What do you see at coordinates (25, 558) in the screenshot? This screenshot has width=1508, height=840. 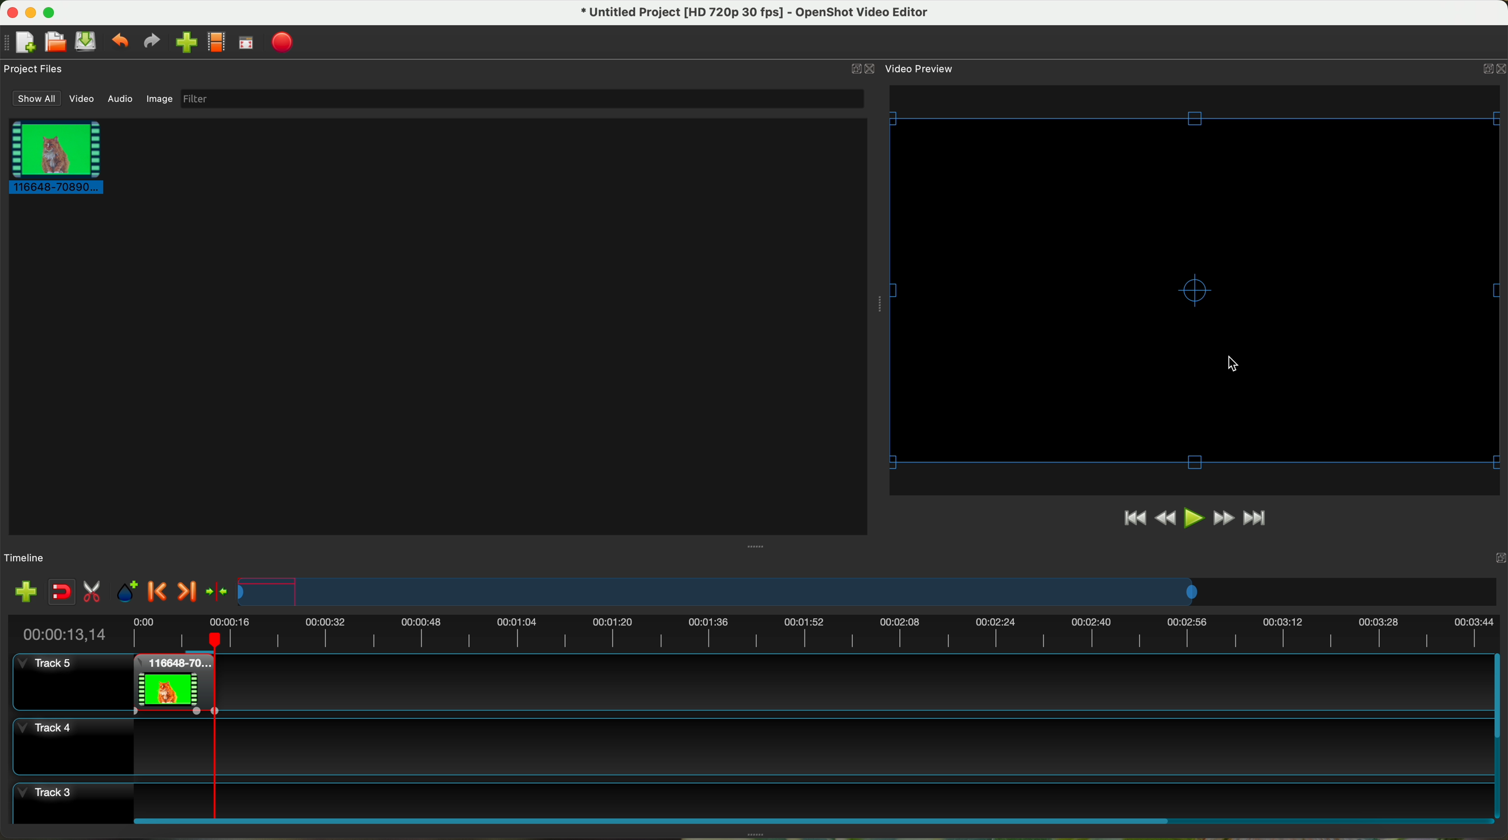 I see `timeline` at bounding box center [25, 558].